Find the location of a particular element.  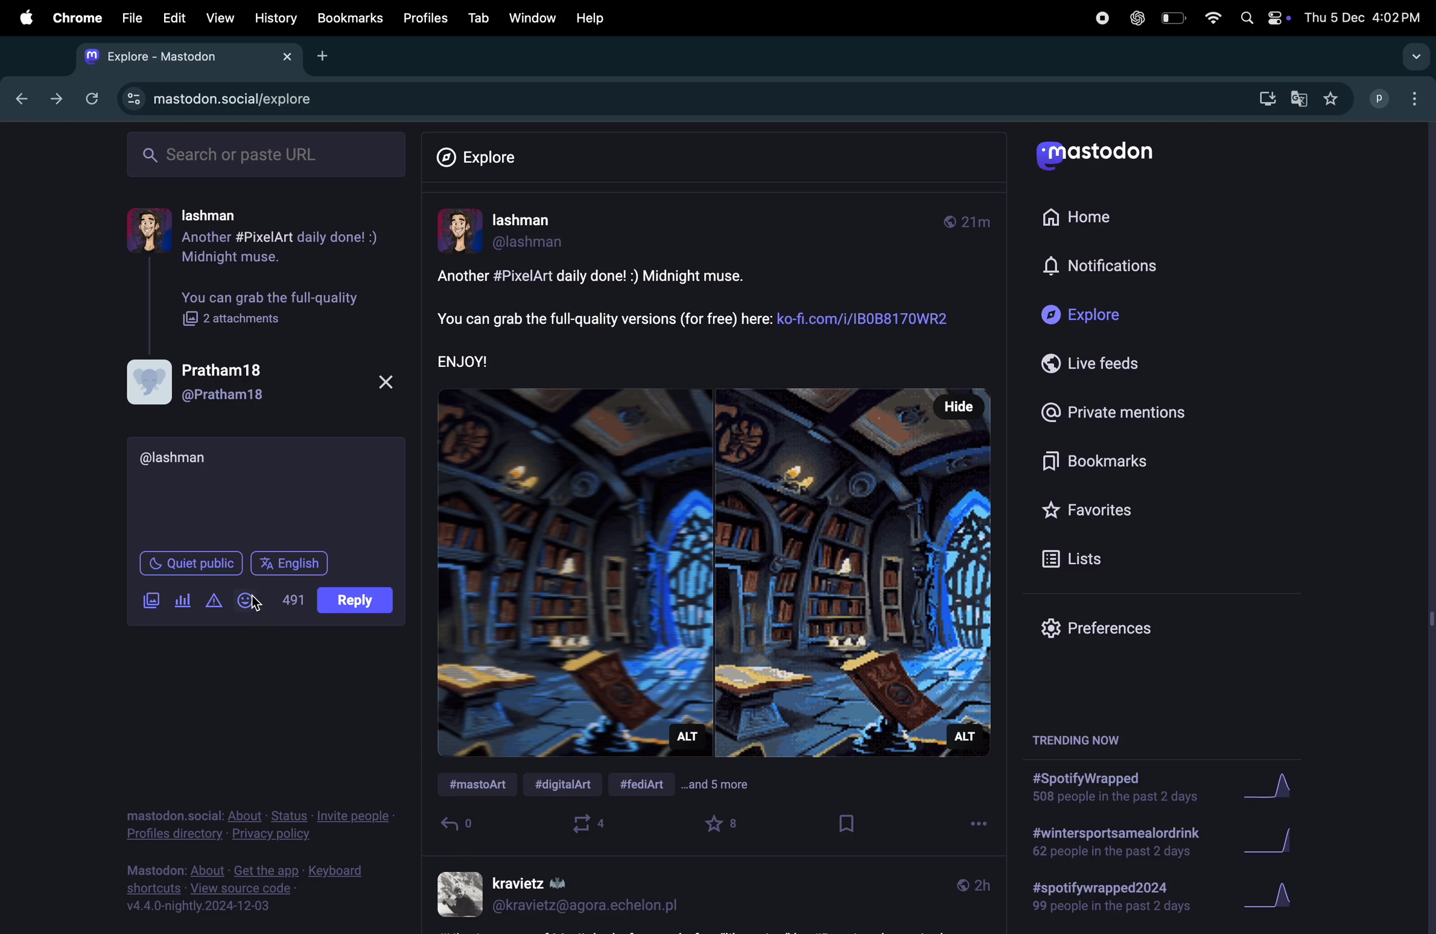

download mastdon is located at coordinates (1265, 97).